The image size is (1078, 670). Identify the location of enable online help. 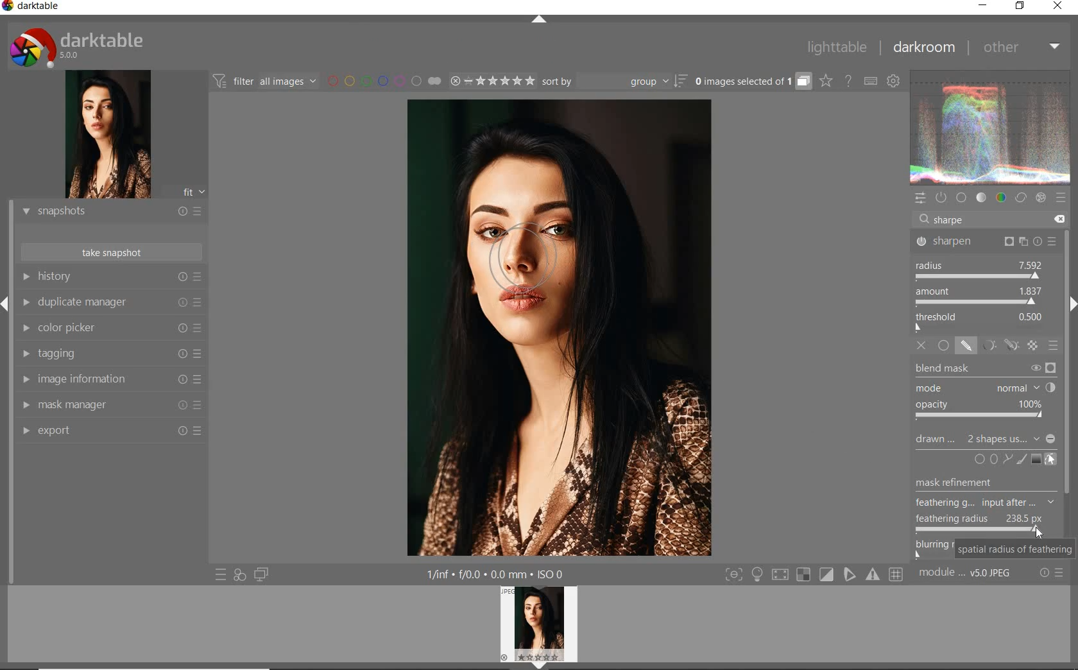
(848, 80).